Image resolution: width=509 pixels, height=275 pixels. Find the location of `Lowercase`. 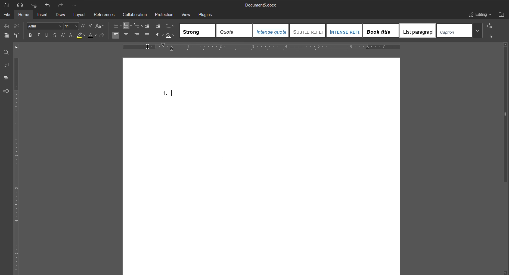

Lowercase is located at coordinates (91, 26).